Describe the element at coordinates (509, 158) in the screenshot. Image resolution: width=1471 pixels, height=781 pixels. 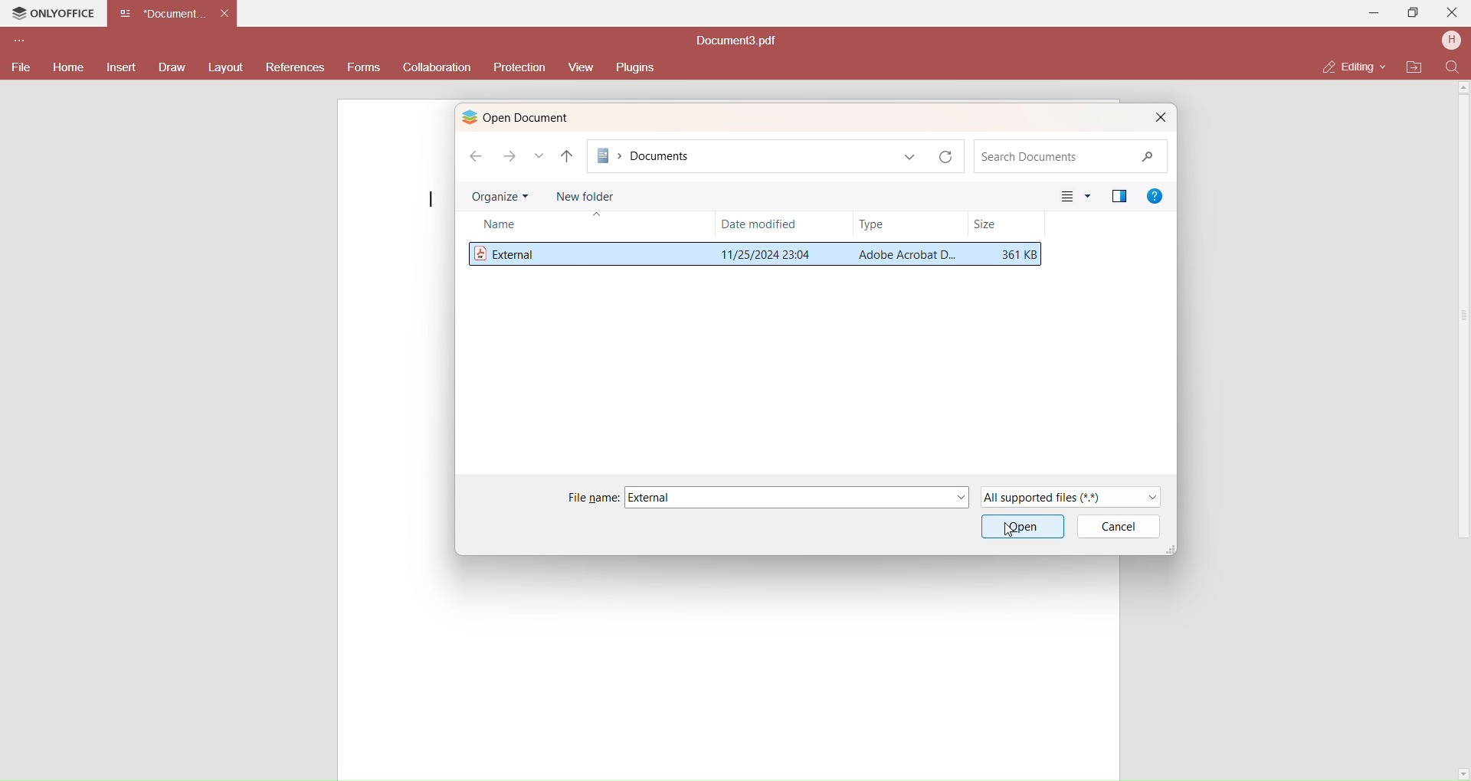
I see `forward` at that location.